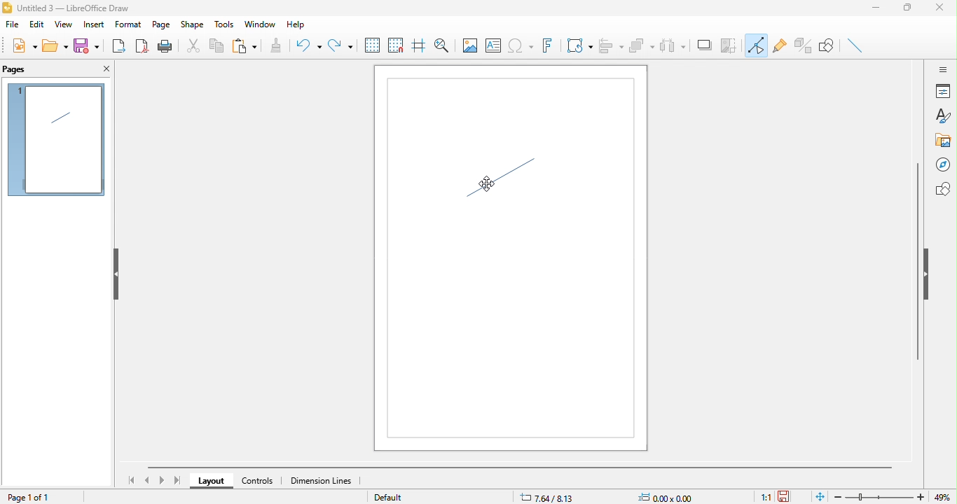  Describe the element at coordinates (162, 481) in the screenshot. I see `next page` at that location.